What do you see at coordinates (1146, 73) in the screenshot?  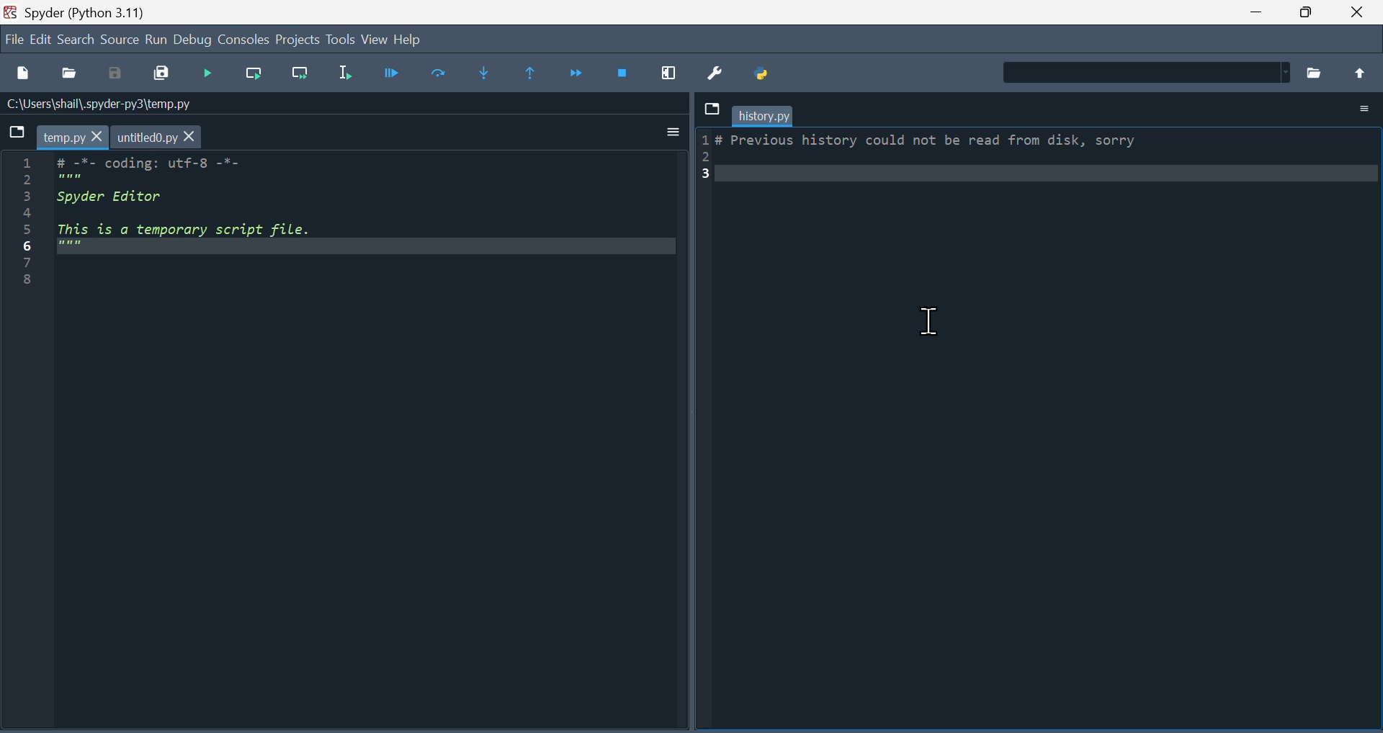 I see `Find in Files` at bounding box center [1146, 73].